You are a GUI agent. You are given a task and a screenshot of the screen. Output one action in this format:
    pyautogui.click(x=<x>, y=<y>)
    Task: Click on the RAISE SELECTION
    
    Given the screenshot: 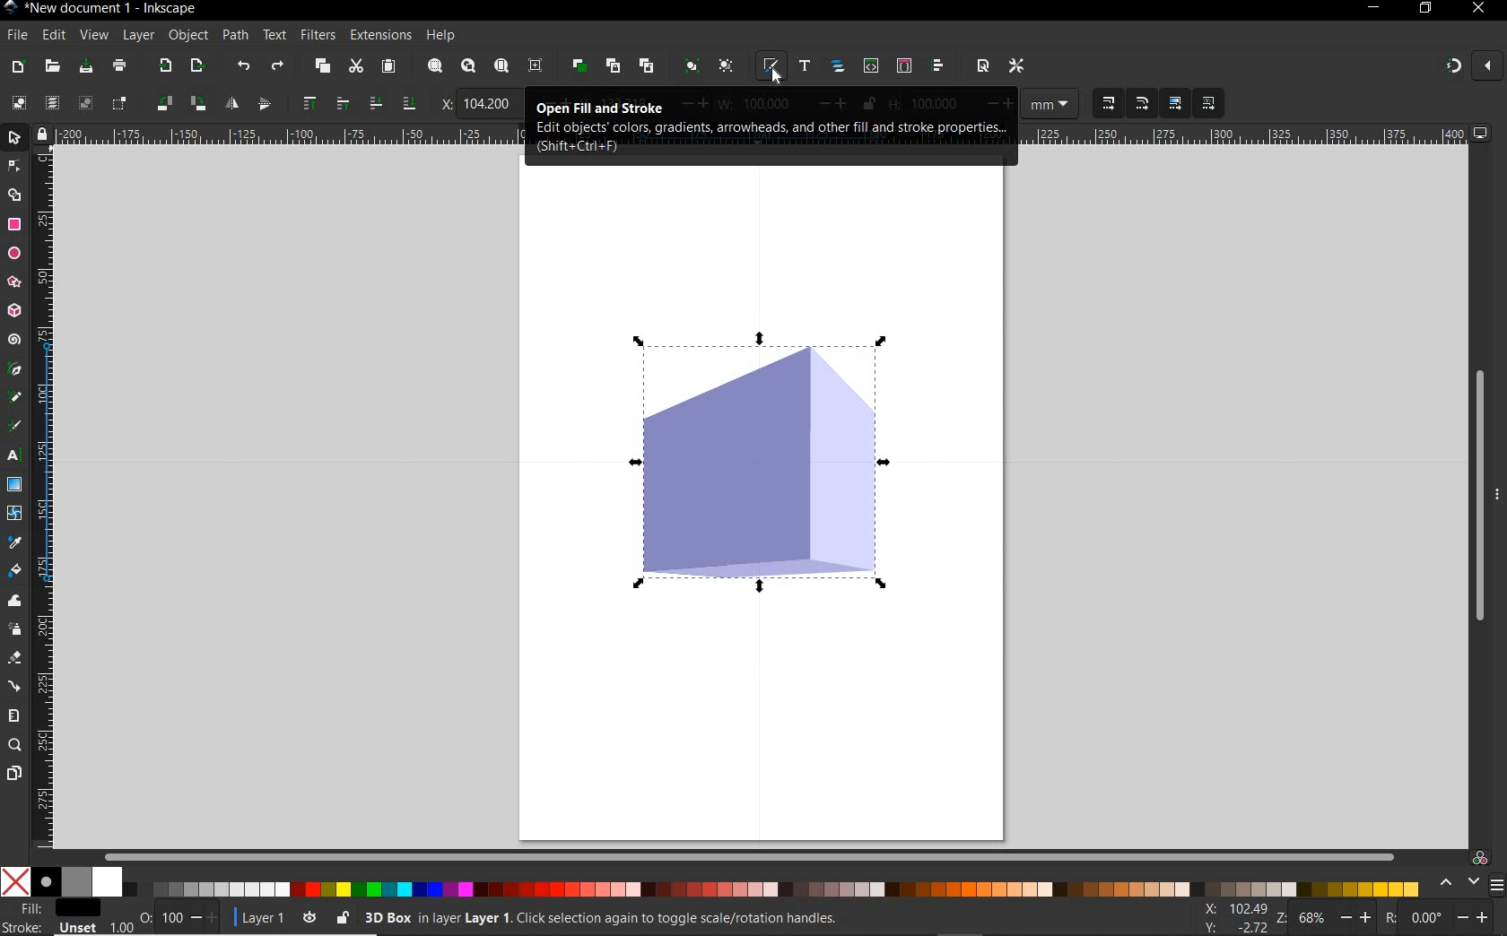 What is the action you would take?
    pyautogui.click(x=338, y=105)
    